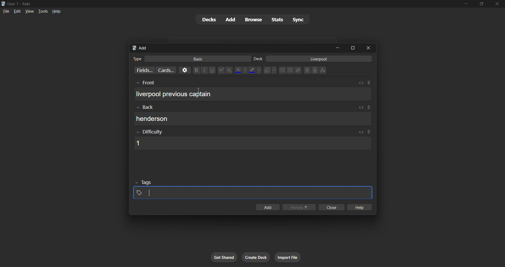 Image resolution: width=505 pixels, height=267 pixels. I want to click on customize fields, so click(142, 71).